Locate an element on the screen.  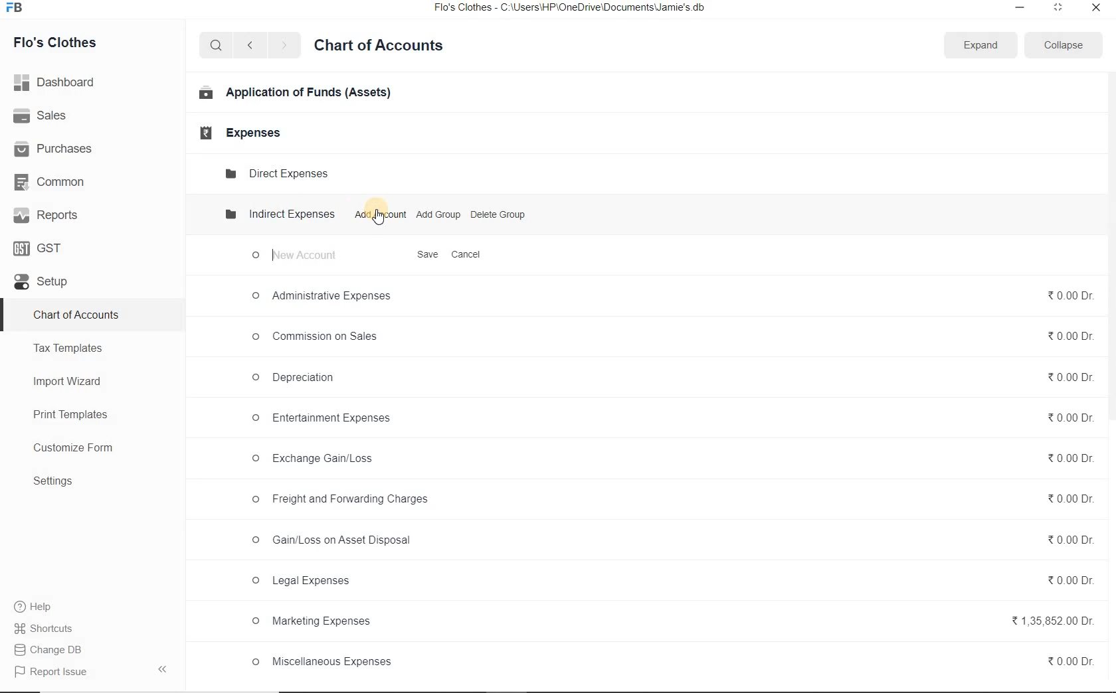
Sales is located at coordinates (43, 116).